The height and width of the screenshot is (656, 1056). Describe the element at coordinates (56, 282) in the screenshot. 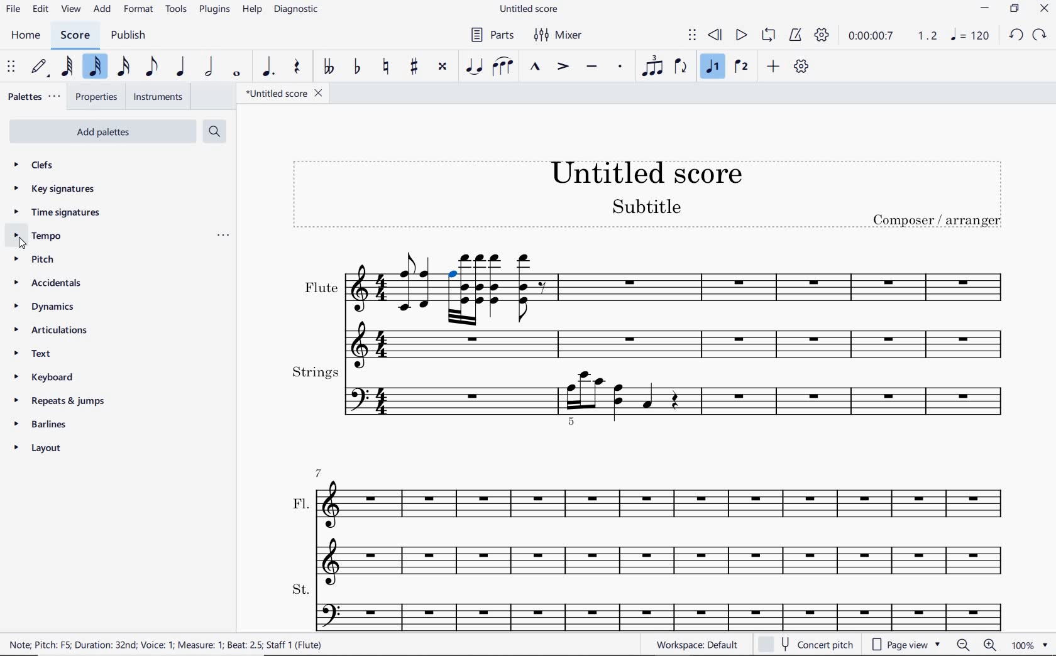

I see `accidentals` at that location.